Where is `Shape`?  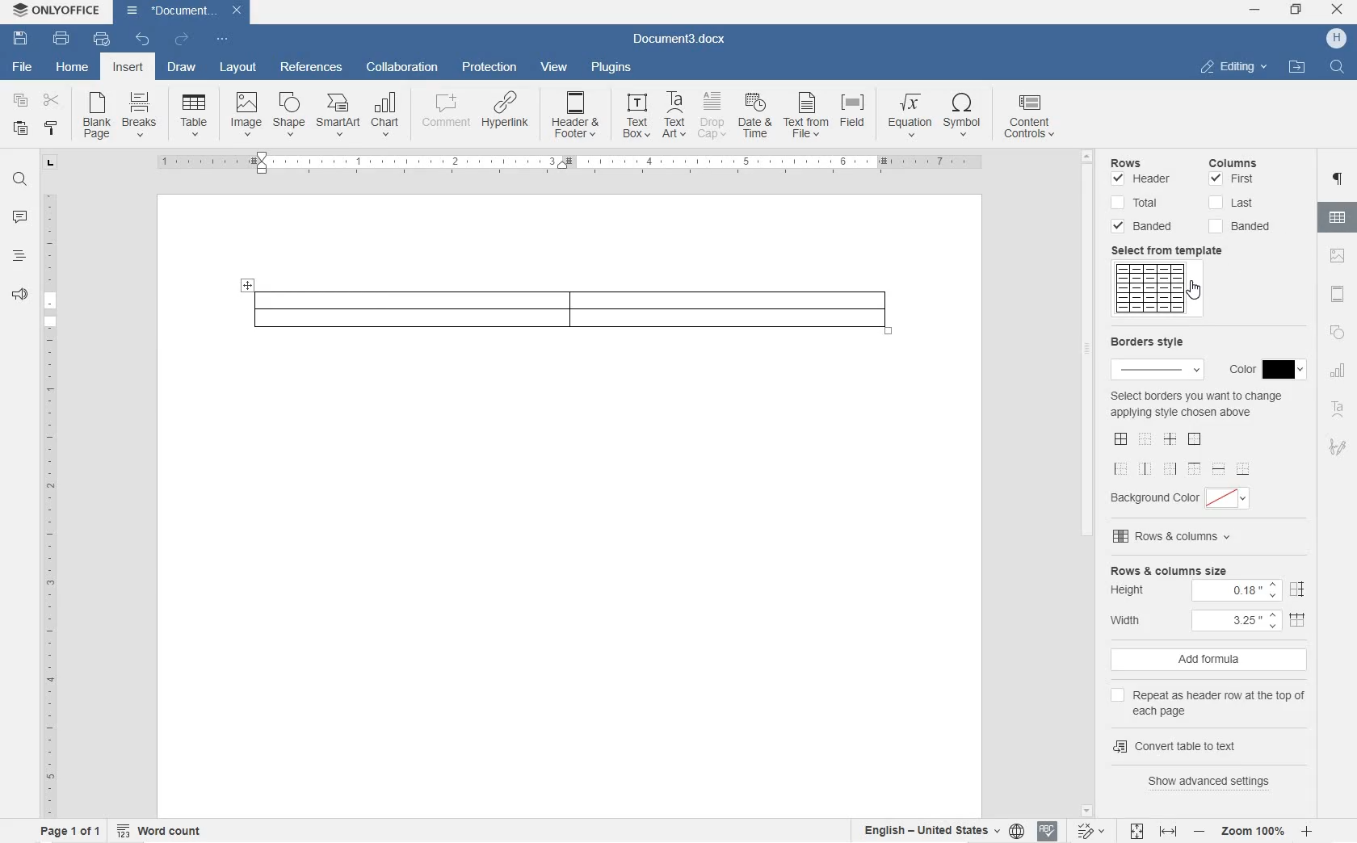
Shape is located at coordinates (288, 114).